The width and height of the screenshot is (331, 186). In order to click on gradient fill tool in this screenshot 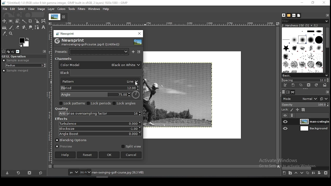, I will do `click(5, 28)`.